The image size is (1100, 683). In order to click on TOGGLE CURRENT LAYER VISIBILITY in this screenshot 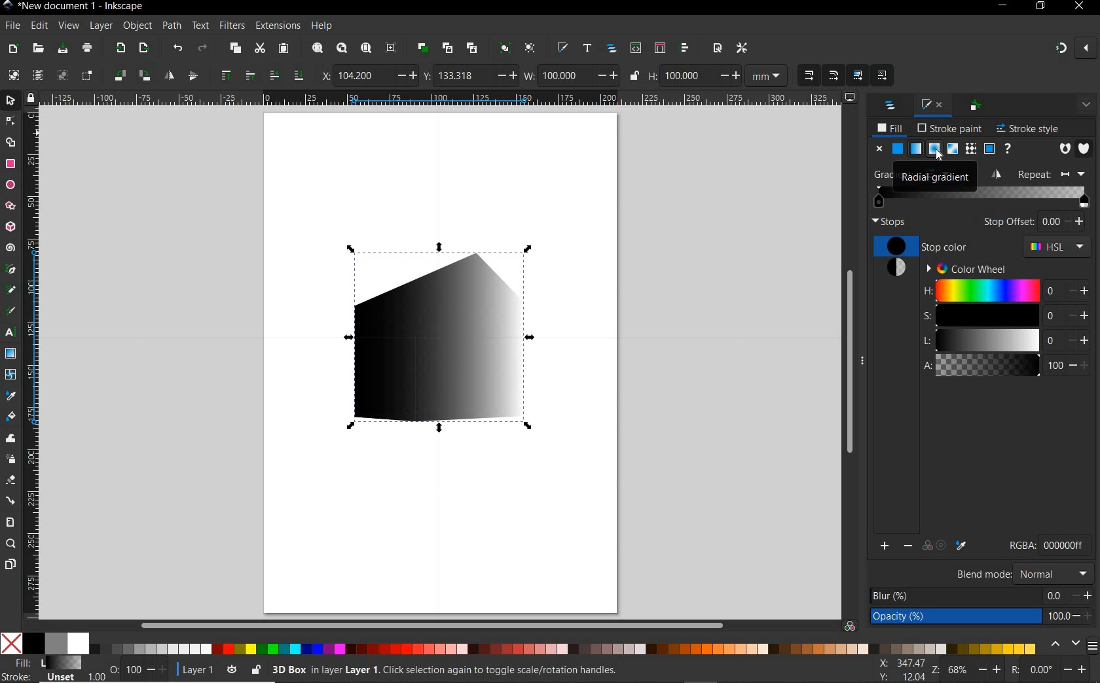, I will do `click(230, 670)`.